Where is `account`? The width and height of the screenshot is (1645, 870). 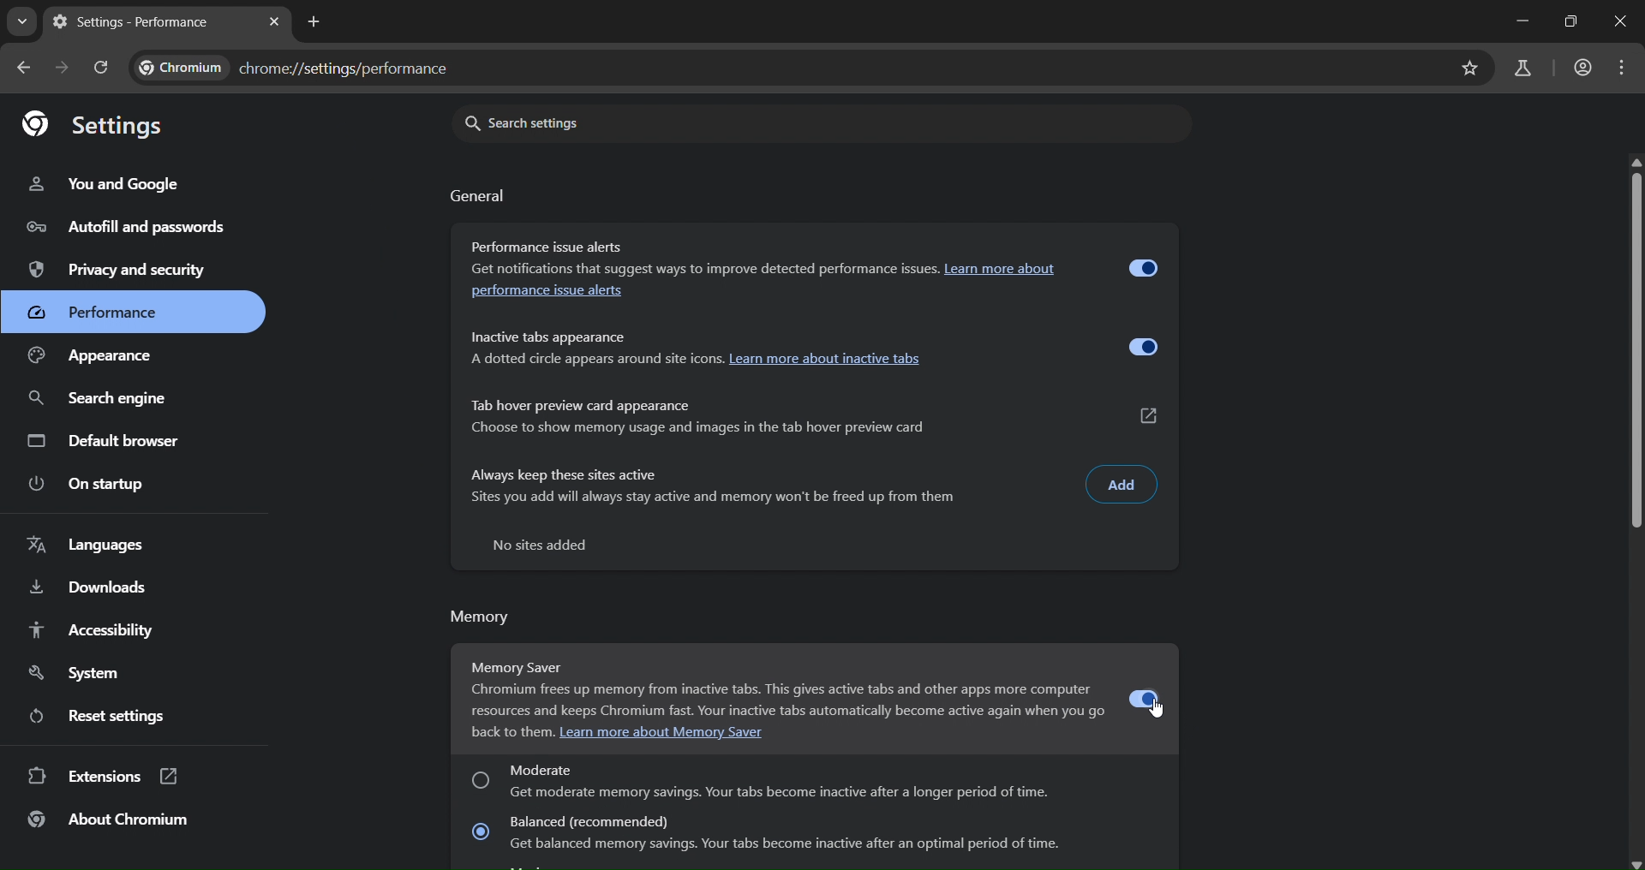 account is located at coordinates (1584, 64).